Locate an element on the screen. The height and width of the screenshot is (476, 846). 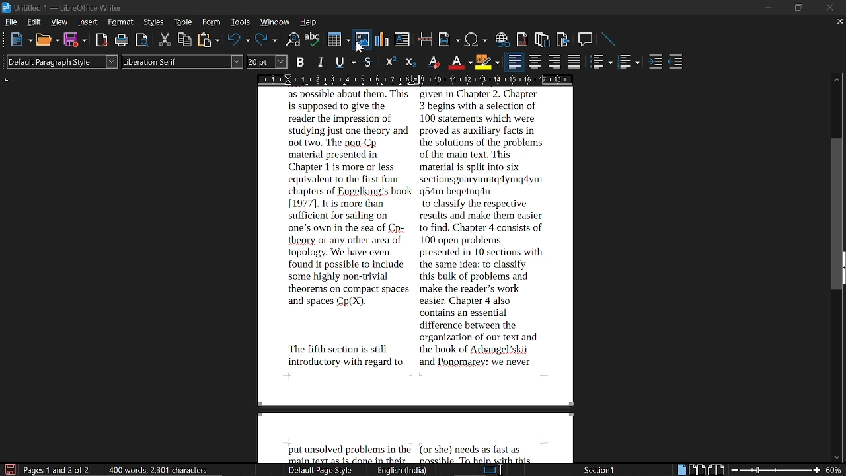
file is located at coordinates (9, 22).